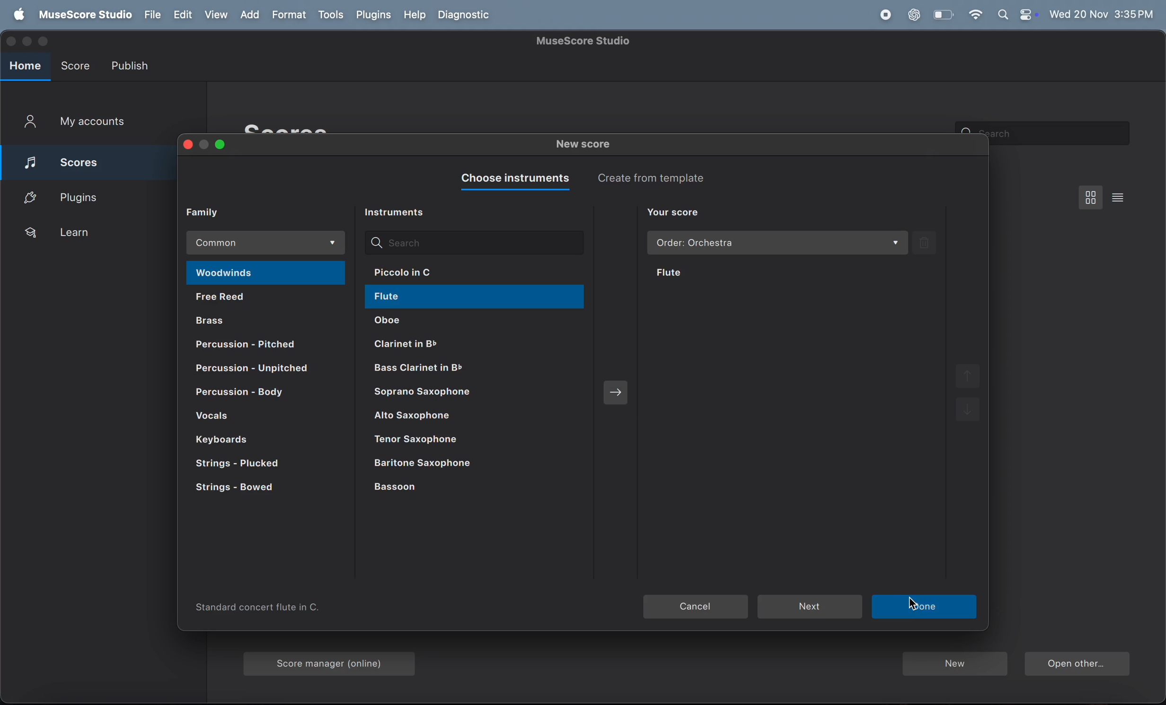  Describe the element at coordinates (399, 213) in the screenshot. I see `instrument` at that location.